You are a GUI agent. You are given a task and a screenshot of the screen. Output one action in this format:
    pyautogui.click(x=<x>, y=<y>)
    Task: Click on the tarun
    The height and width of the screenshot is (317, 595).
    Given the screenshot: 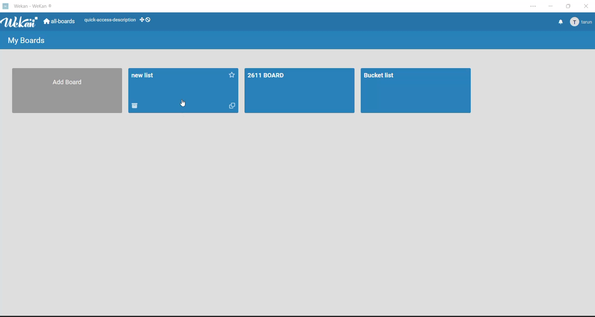 What is the action you would take?
    pyautogui.click(x=581, y=22)
    